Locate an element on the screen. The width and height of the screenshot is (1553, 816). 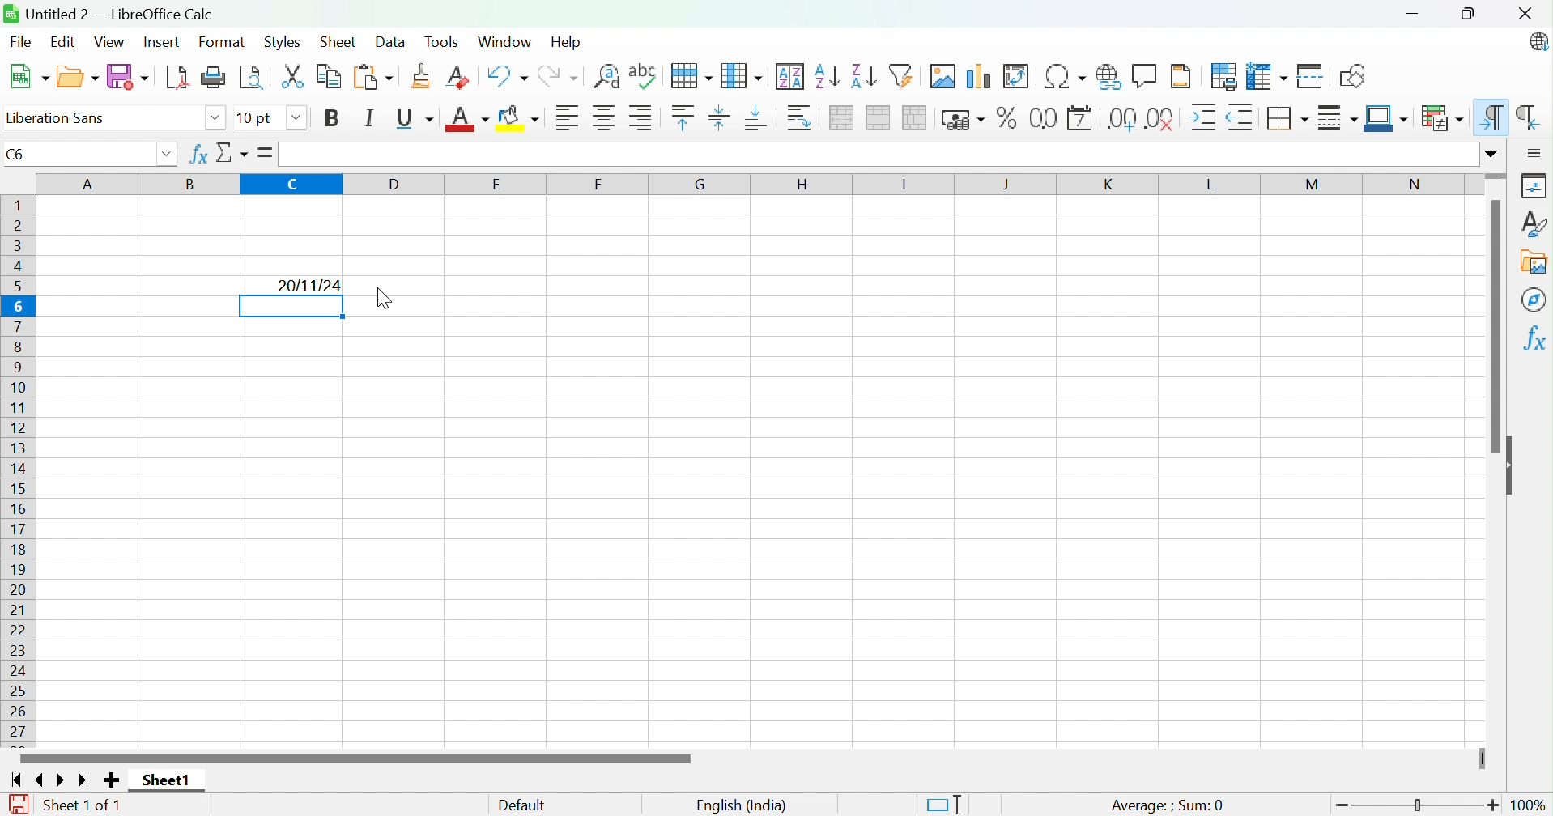
Insert special characters is located at coordinates (1063, 77).